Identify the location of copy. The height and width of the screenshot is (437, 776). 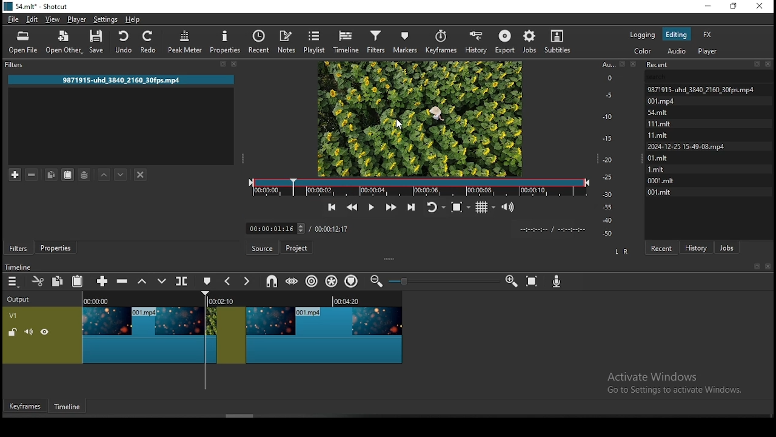
(58, 280).